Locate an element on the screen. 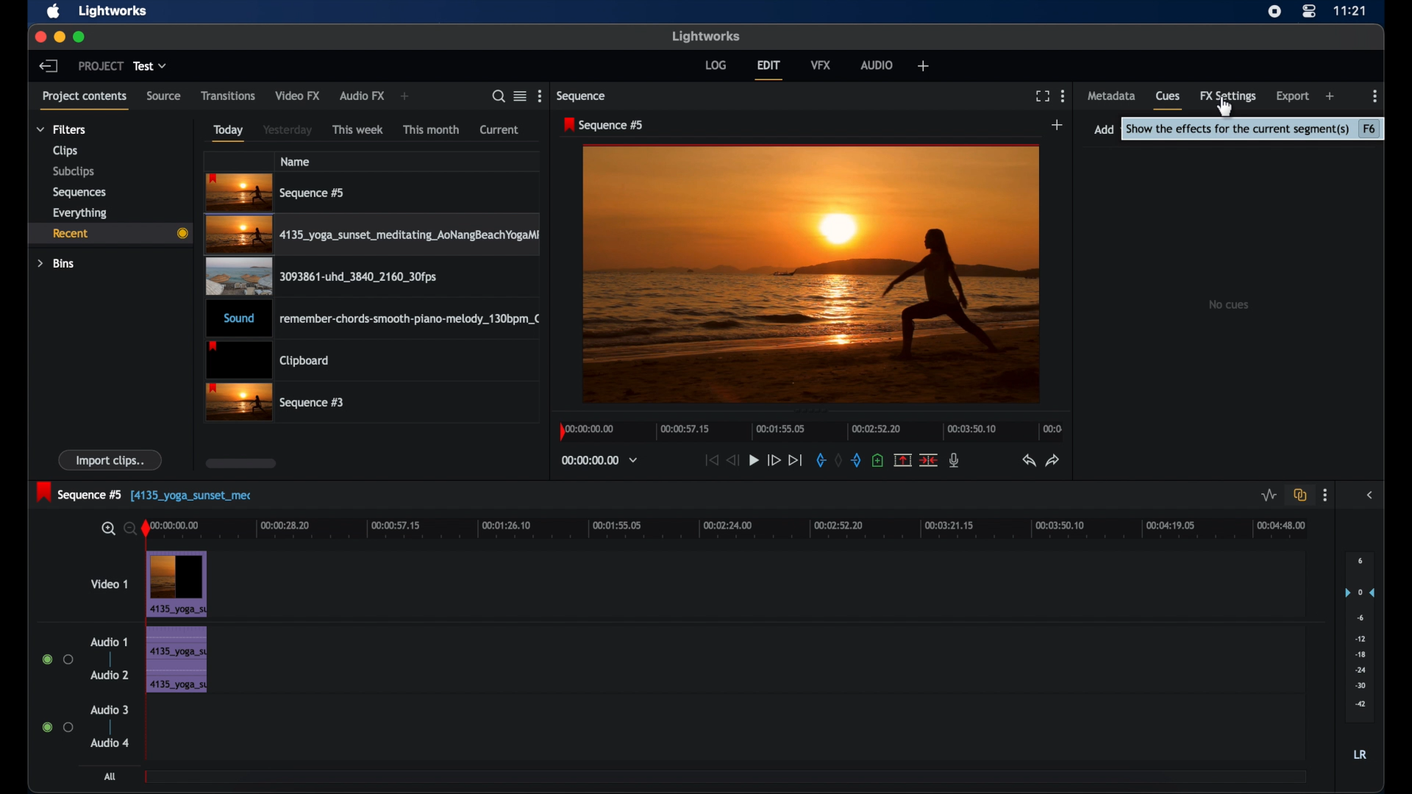 Image resolution: width=1412 pixels, height=794 pixels. filters dropdown is located at coordinates (65, 130).